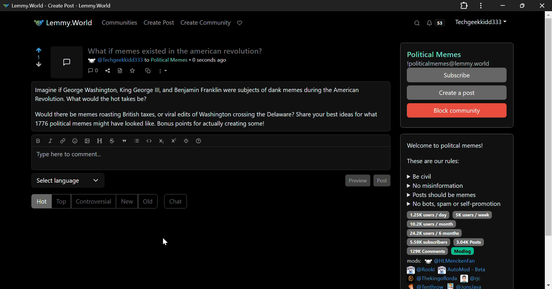 This screenshot has height=289, width=552. Describe the element at coordinates (147, 201) in the screenshot. I see `Old Comment Filter Unselected` at that location.